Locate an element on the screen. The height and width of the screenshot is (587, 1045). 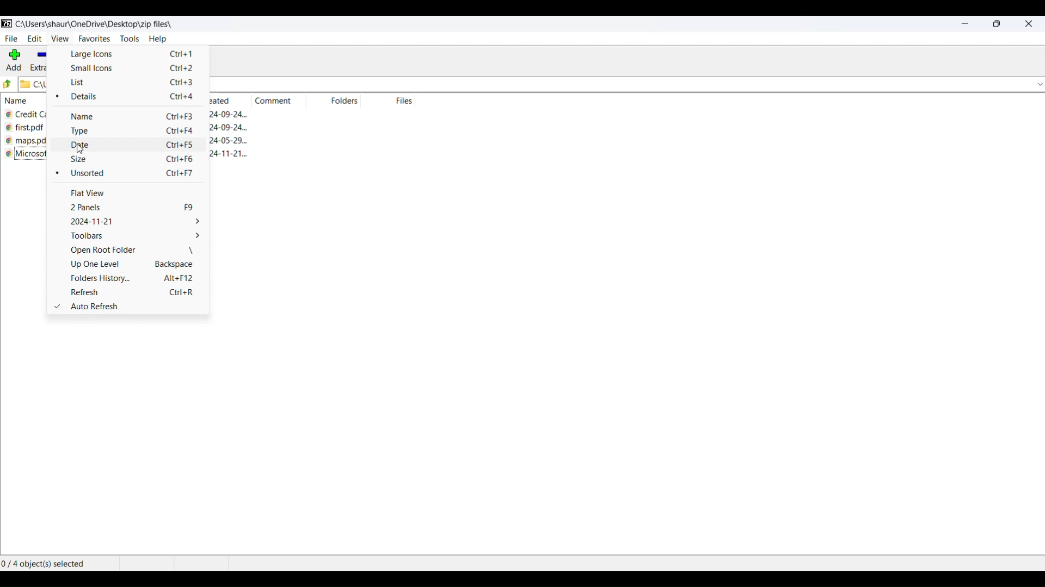
size is located at coordinates (130, 161).